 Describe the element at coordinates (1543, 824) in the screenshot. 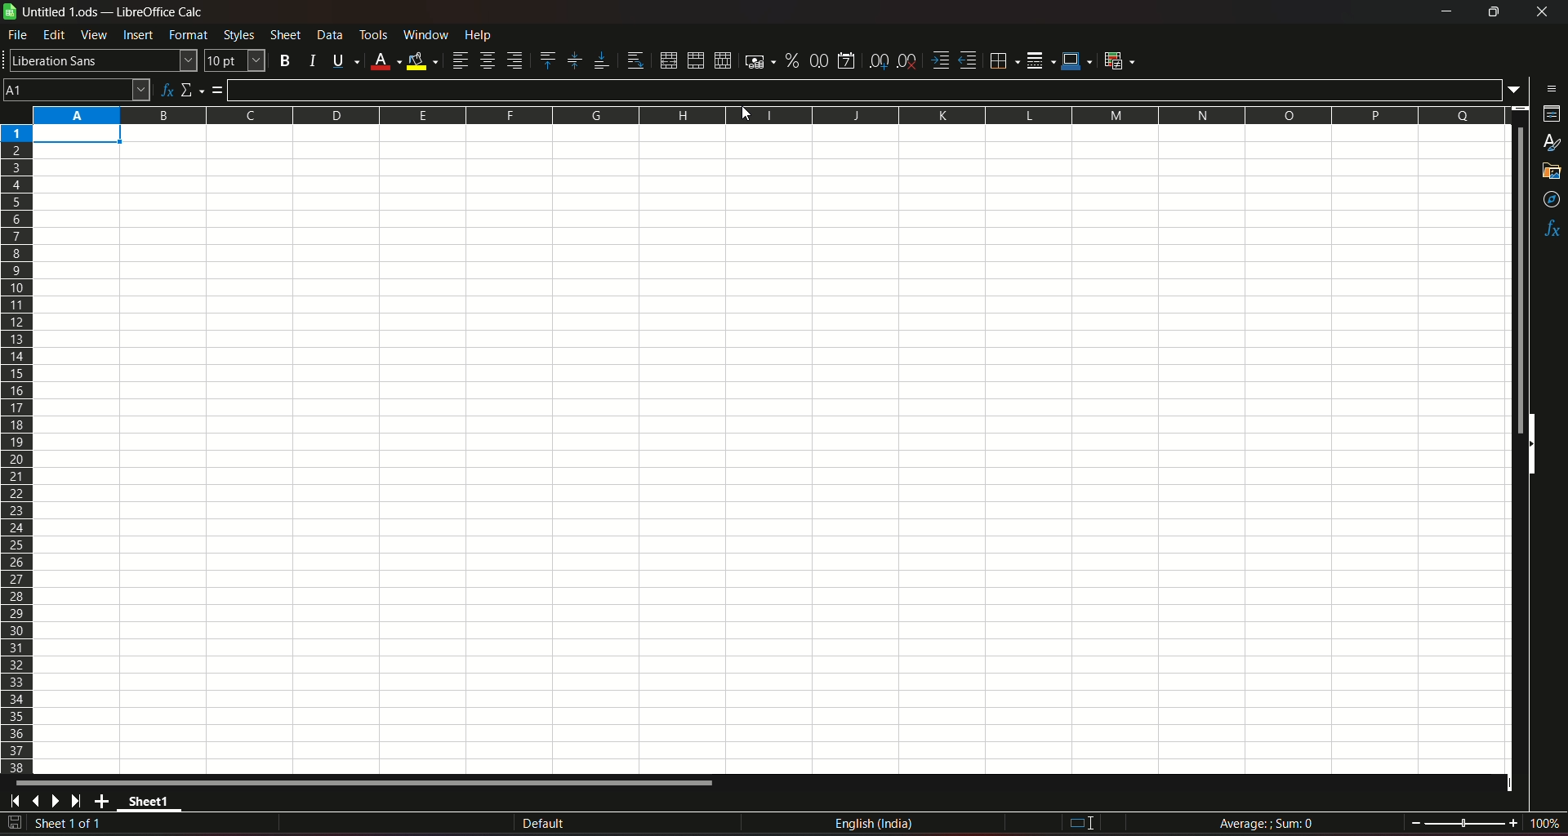

I see `zoom factor` at that location.